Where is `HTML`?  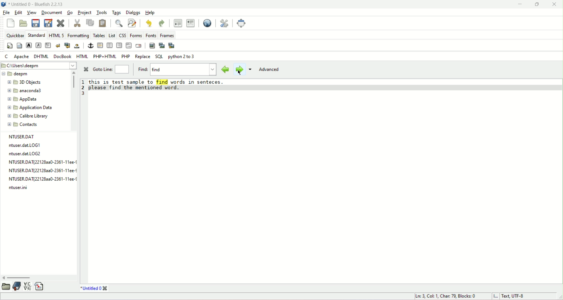 HTML is located at coordinates (82, 56).